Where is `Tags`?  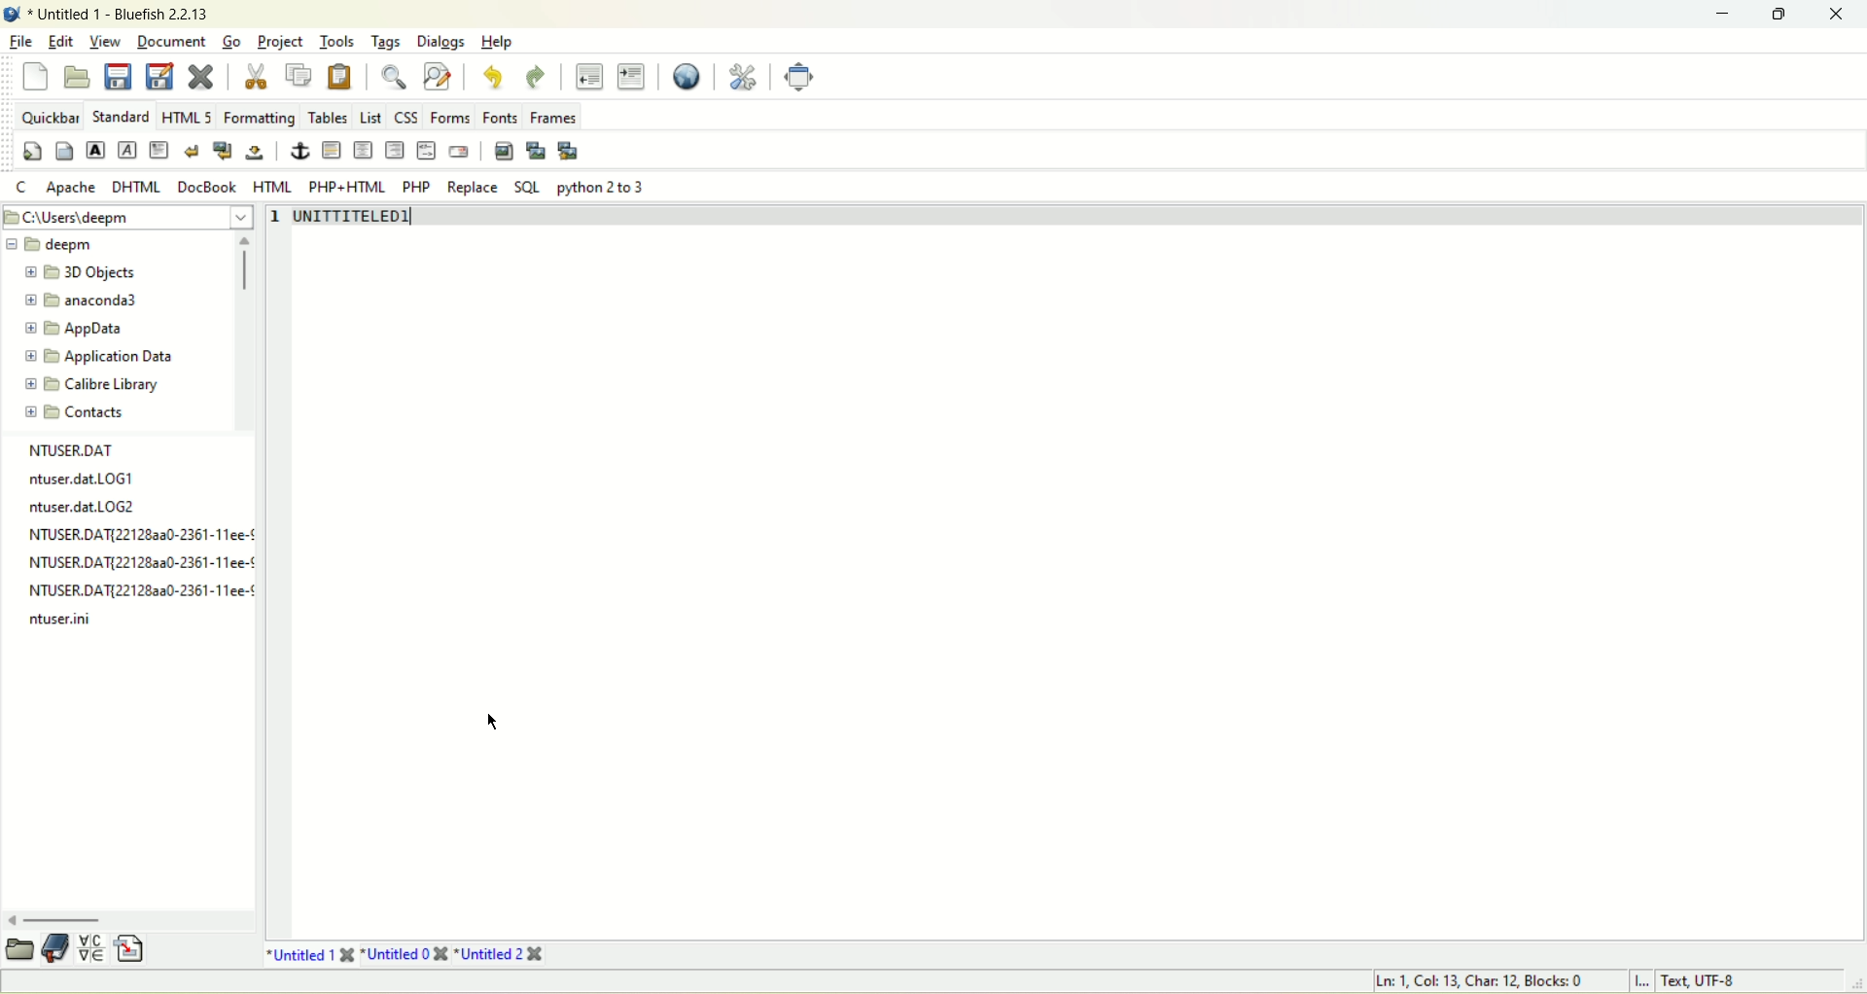 Tags is located at coordinates (391, 44).